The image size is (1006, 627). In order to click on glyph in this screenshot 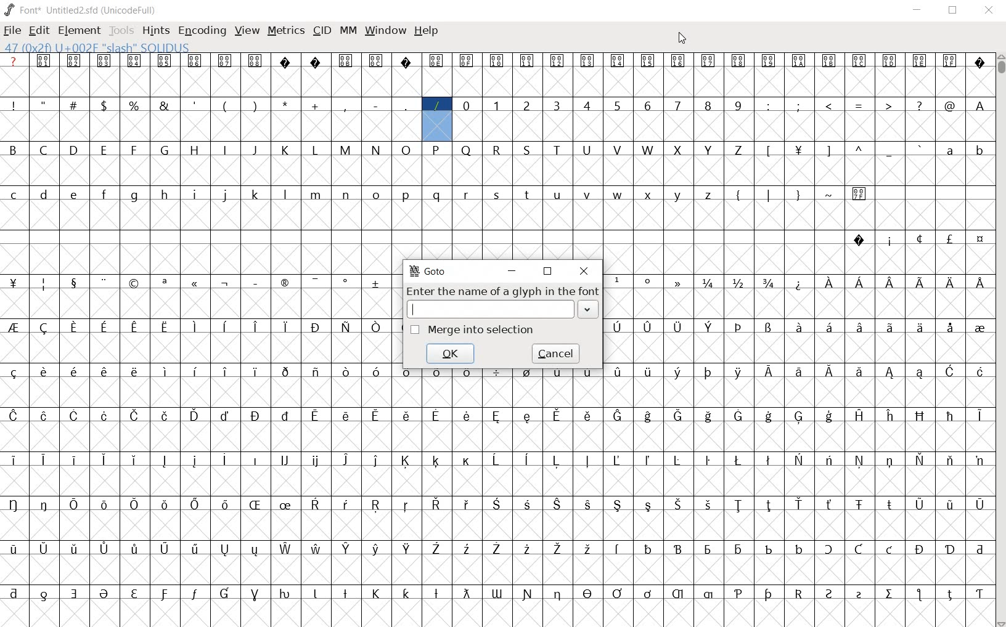, I will do `click(950, 506)`.